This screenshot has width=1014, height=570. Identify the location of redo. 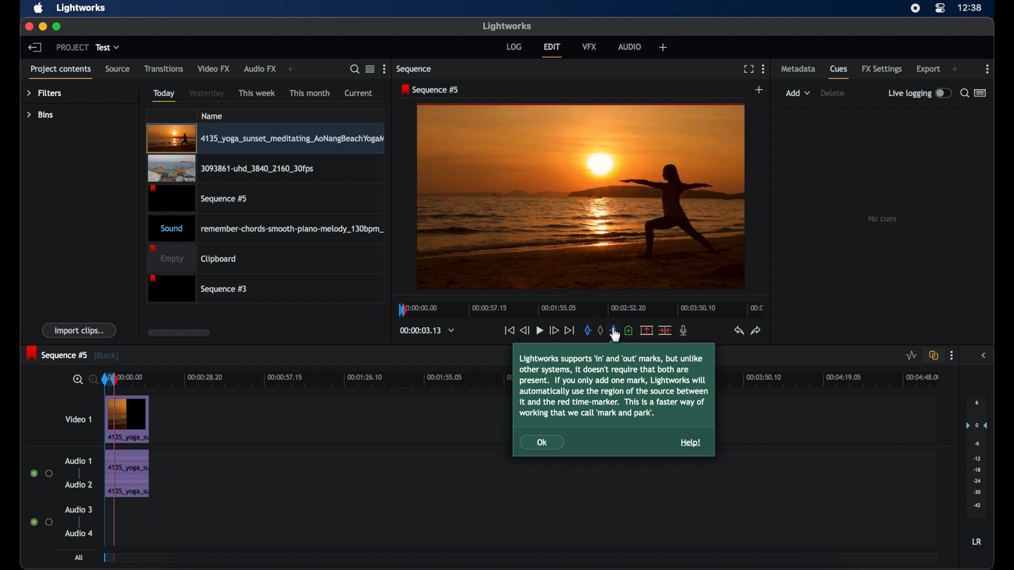
(756, 330).